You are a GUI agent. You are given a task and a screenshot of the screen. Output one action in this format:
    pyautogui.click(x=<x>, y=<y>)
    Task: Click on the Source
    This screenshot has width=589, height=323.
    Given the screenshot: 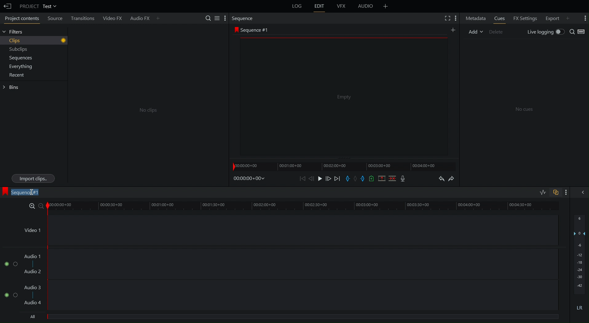 What is the action you would take?
    pyautogui.click(x=55, y=19)
    